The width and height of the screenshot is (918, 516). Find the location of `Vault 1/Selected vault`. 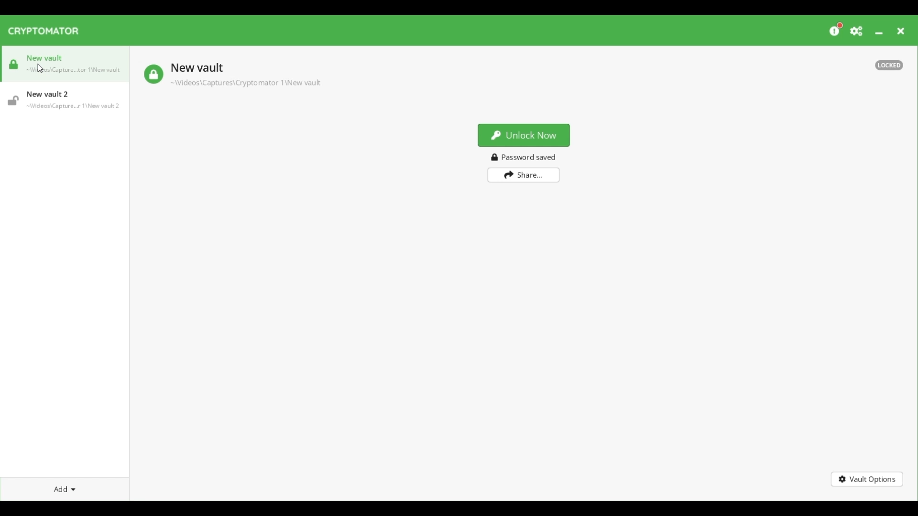

Vault 1/Selected vault is located at coordinates (66, 67).